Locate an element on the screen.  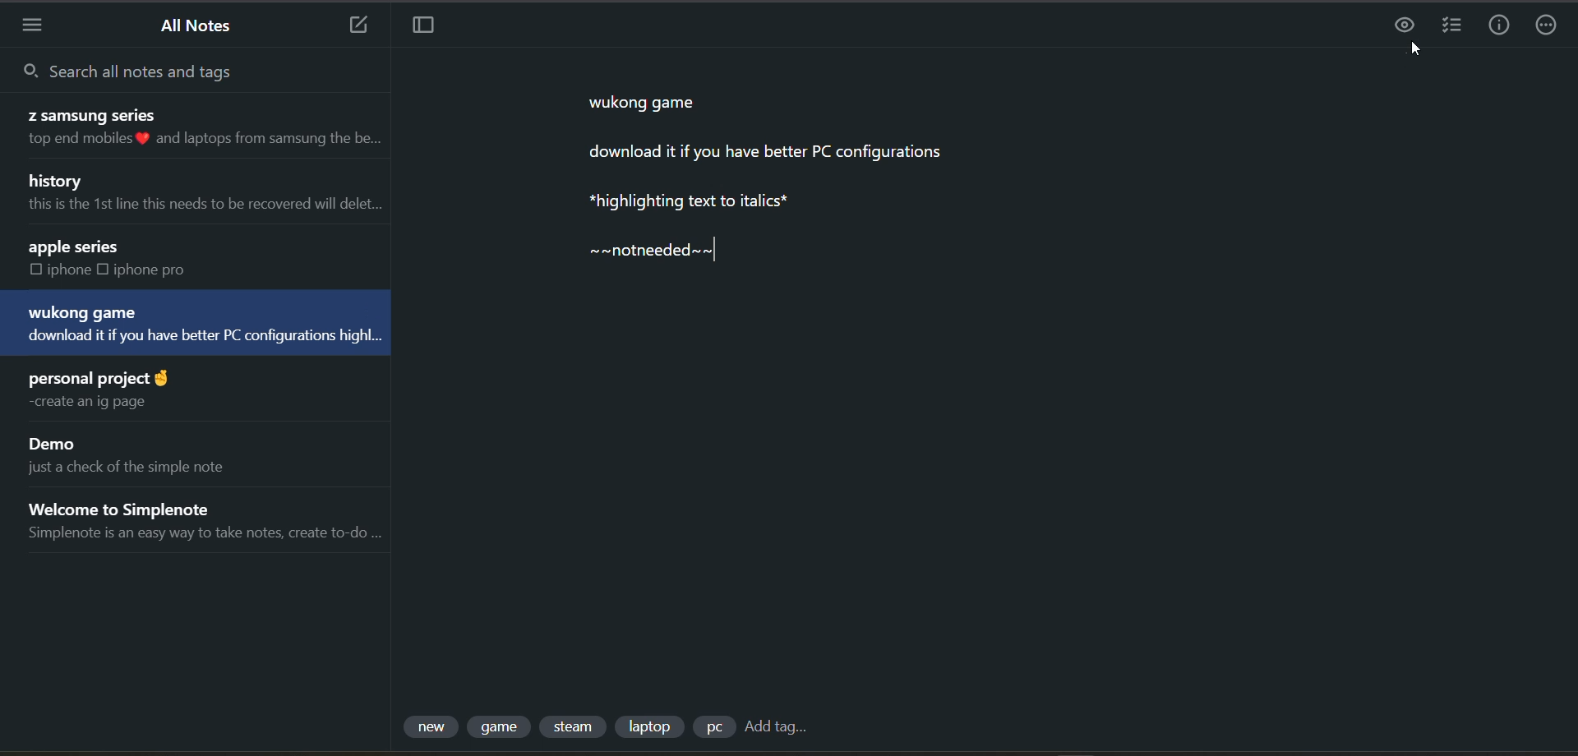
tag 5 is located at coordinates (715, 727).